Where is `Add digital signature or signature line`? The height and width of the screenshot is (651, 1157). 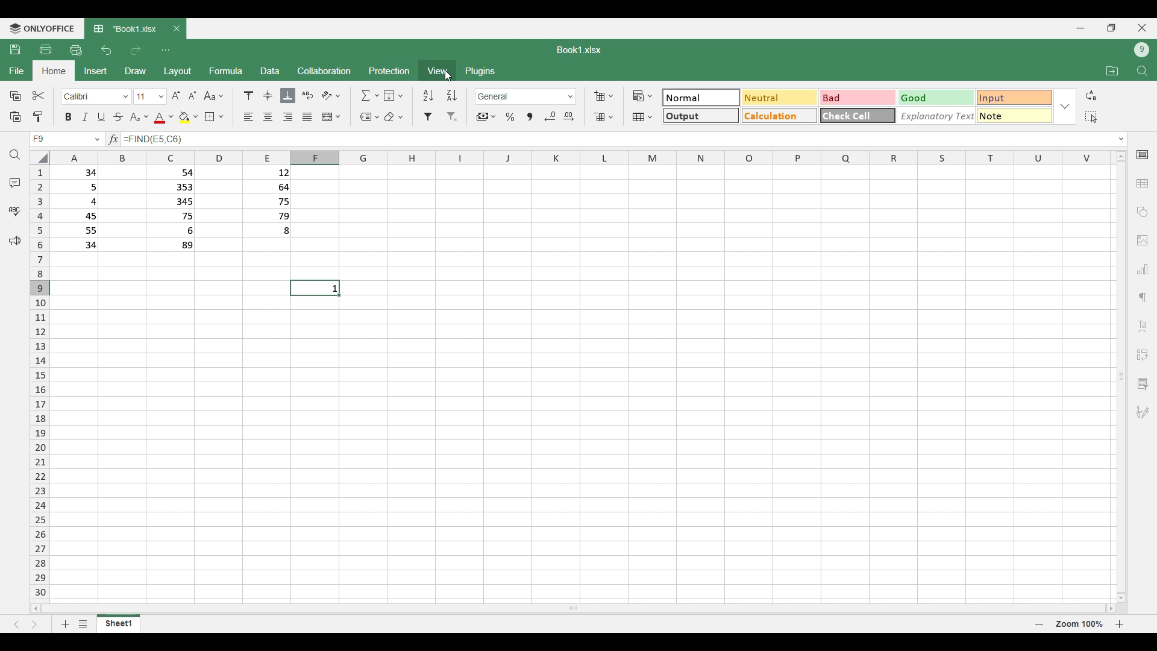 Add digital signature or signature line is located at coordinates (1142, 412).